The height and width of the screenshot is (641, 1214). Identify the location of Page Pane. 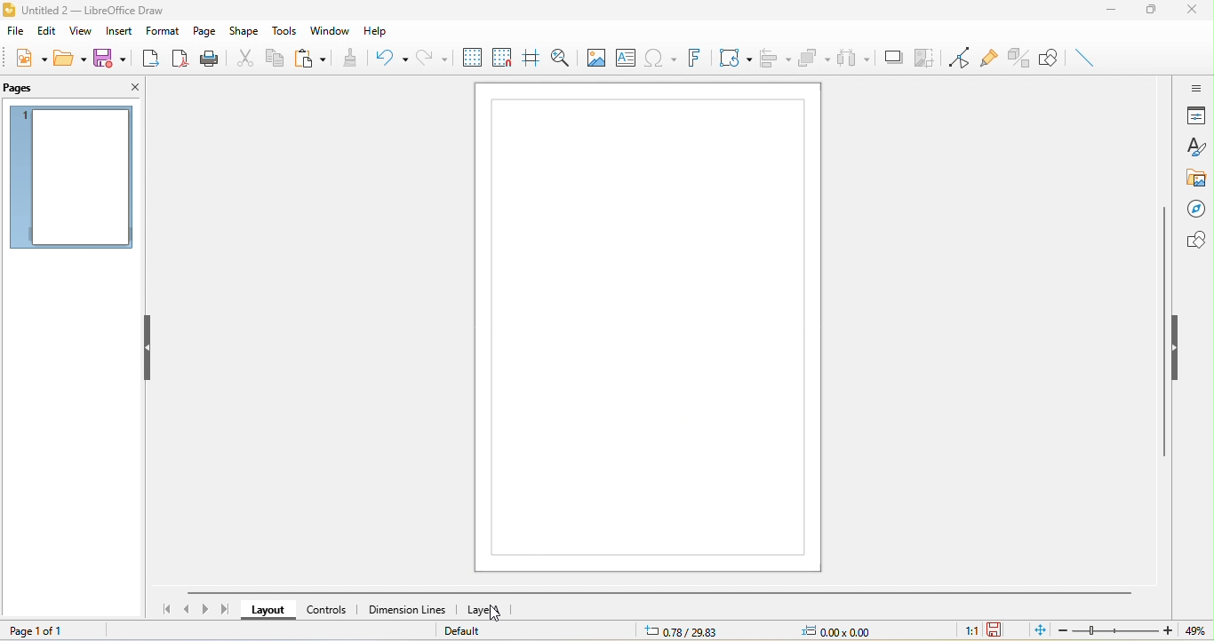
(1019, 58).